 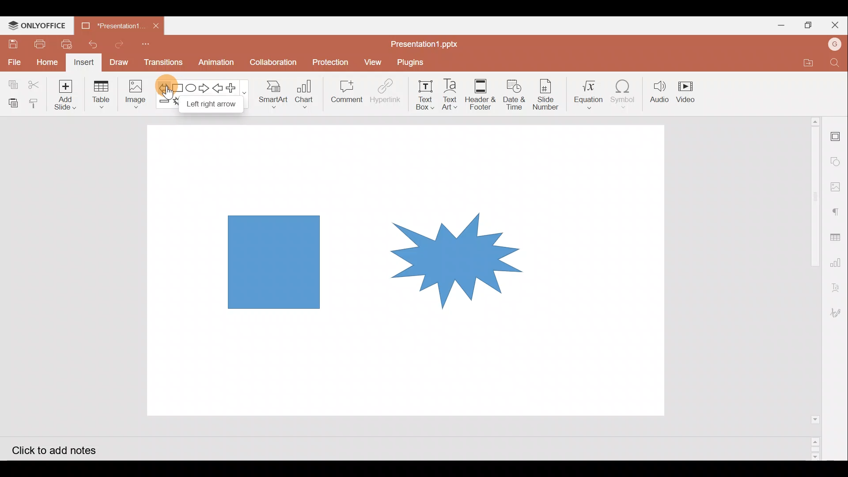 I want to click on Save, so click(x=12, y=44).